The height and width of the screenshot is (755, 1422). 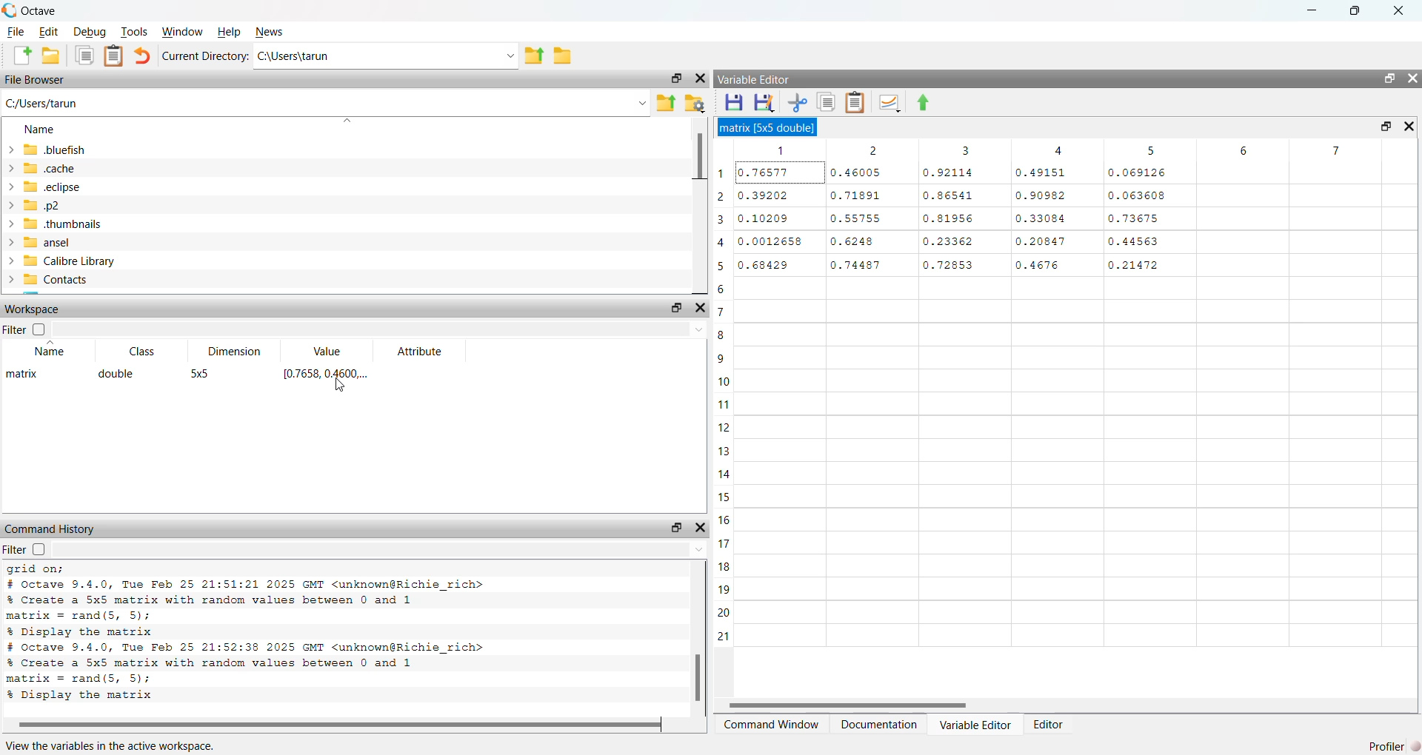 I want to click on copy, so click(x=829, y=102).